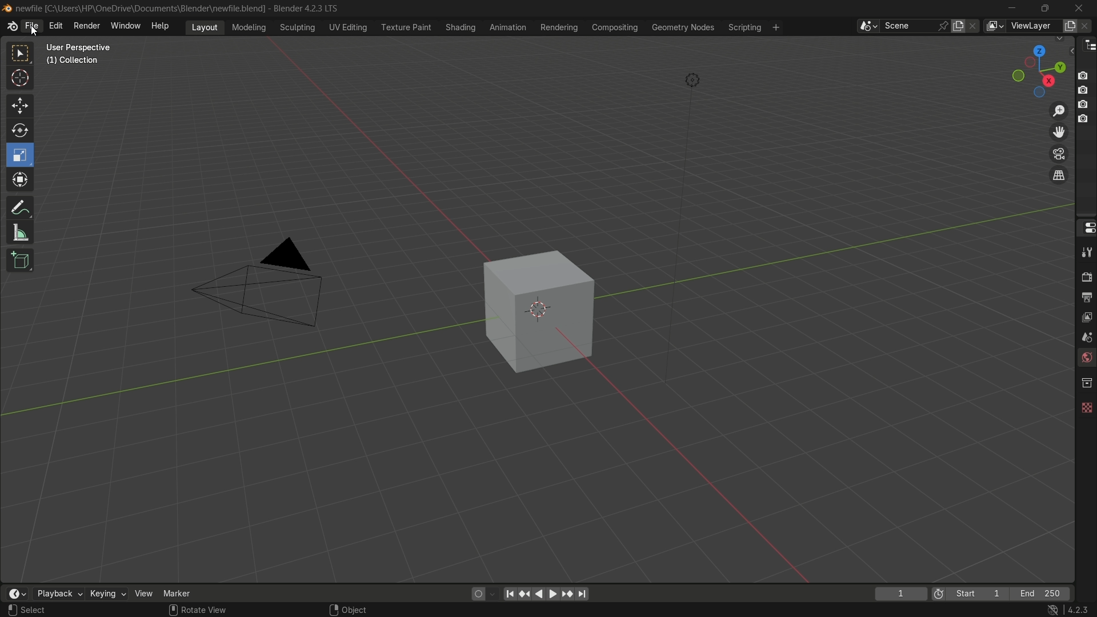 The height and width of the screenshot is (617, 1097). What do you see at coordinates (1087, 96) in the screenshot?
I see `Buttons` at bounding box center [1087, 96].